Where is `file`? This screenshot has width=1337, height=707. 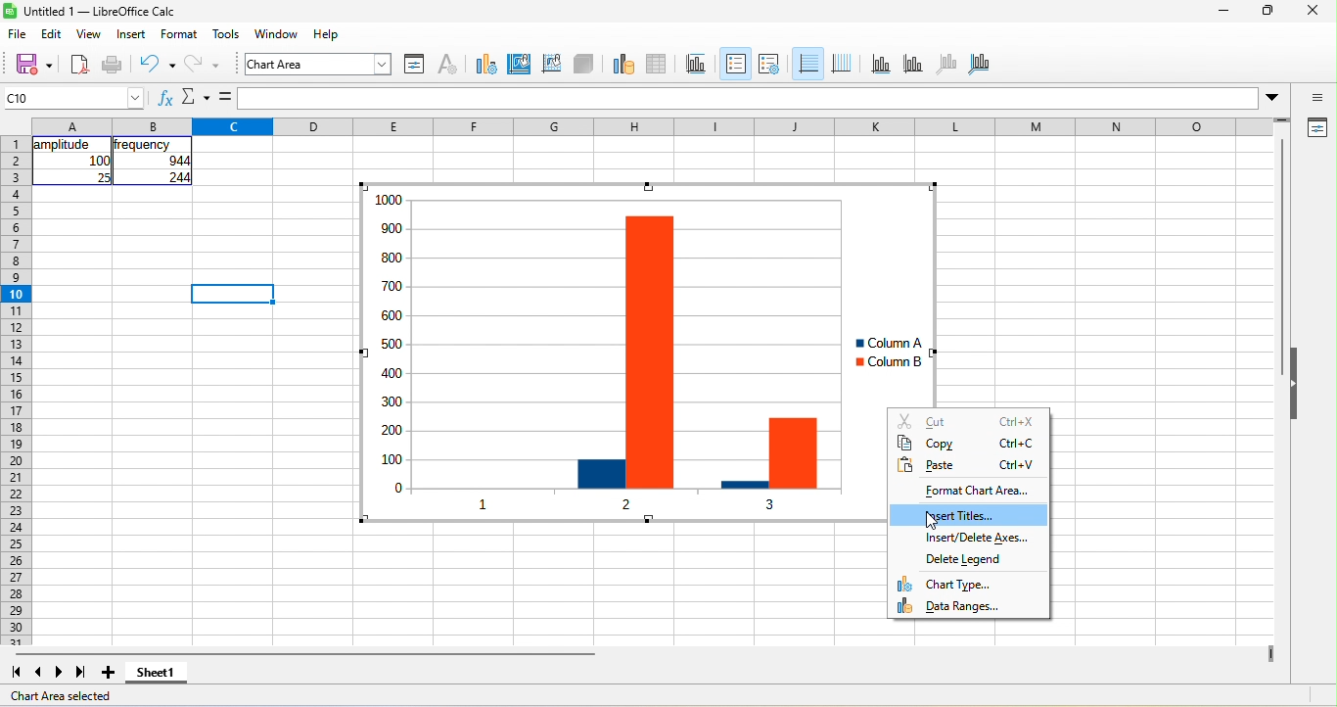 file is located at coordinates (18, 33).